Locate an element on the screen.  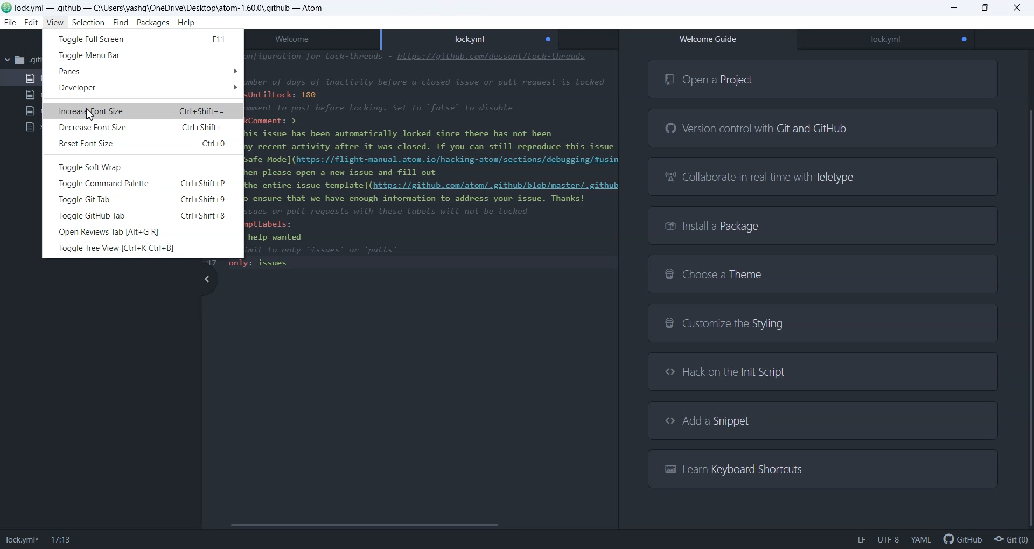
Packages is located at coordinates (153, 23).